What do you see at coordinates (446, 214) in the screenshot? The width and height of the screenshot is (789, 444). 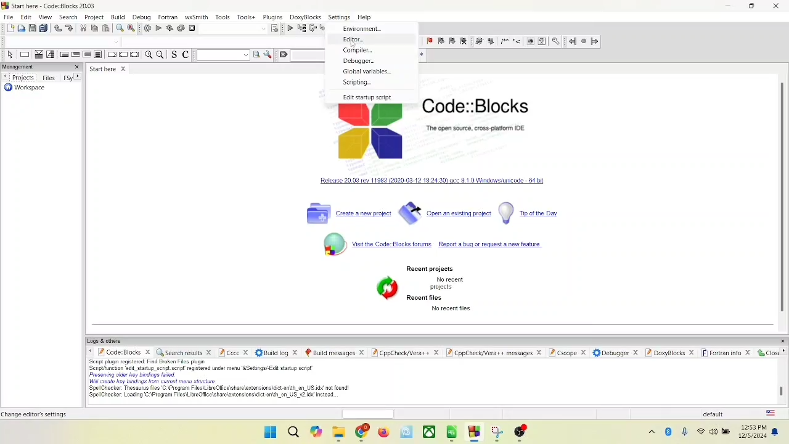 I see `open an existing file` at bounding box center [446, 214].